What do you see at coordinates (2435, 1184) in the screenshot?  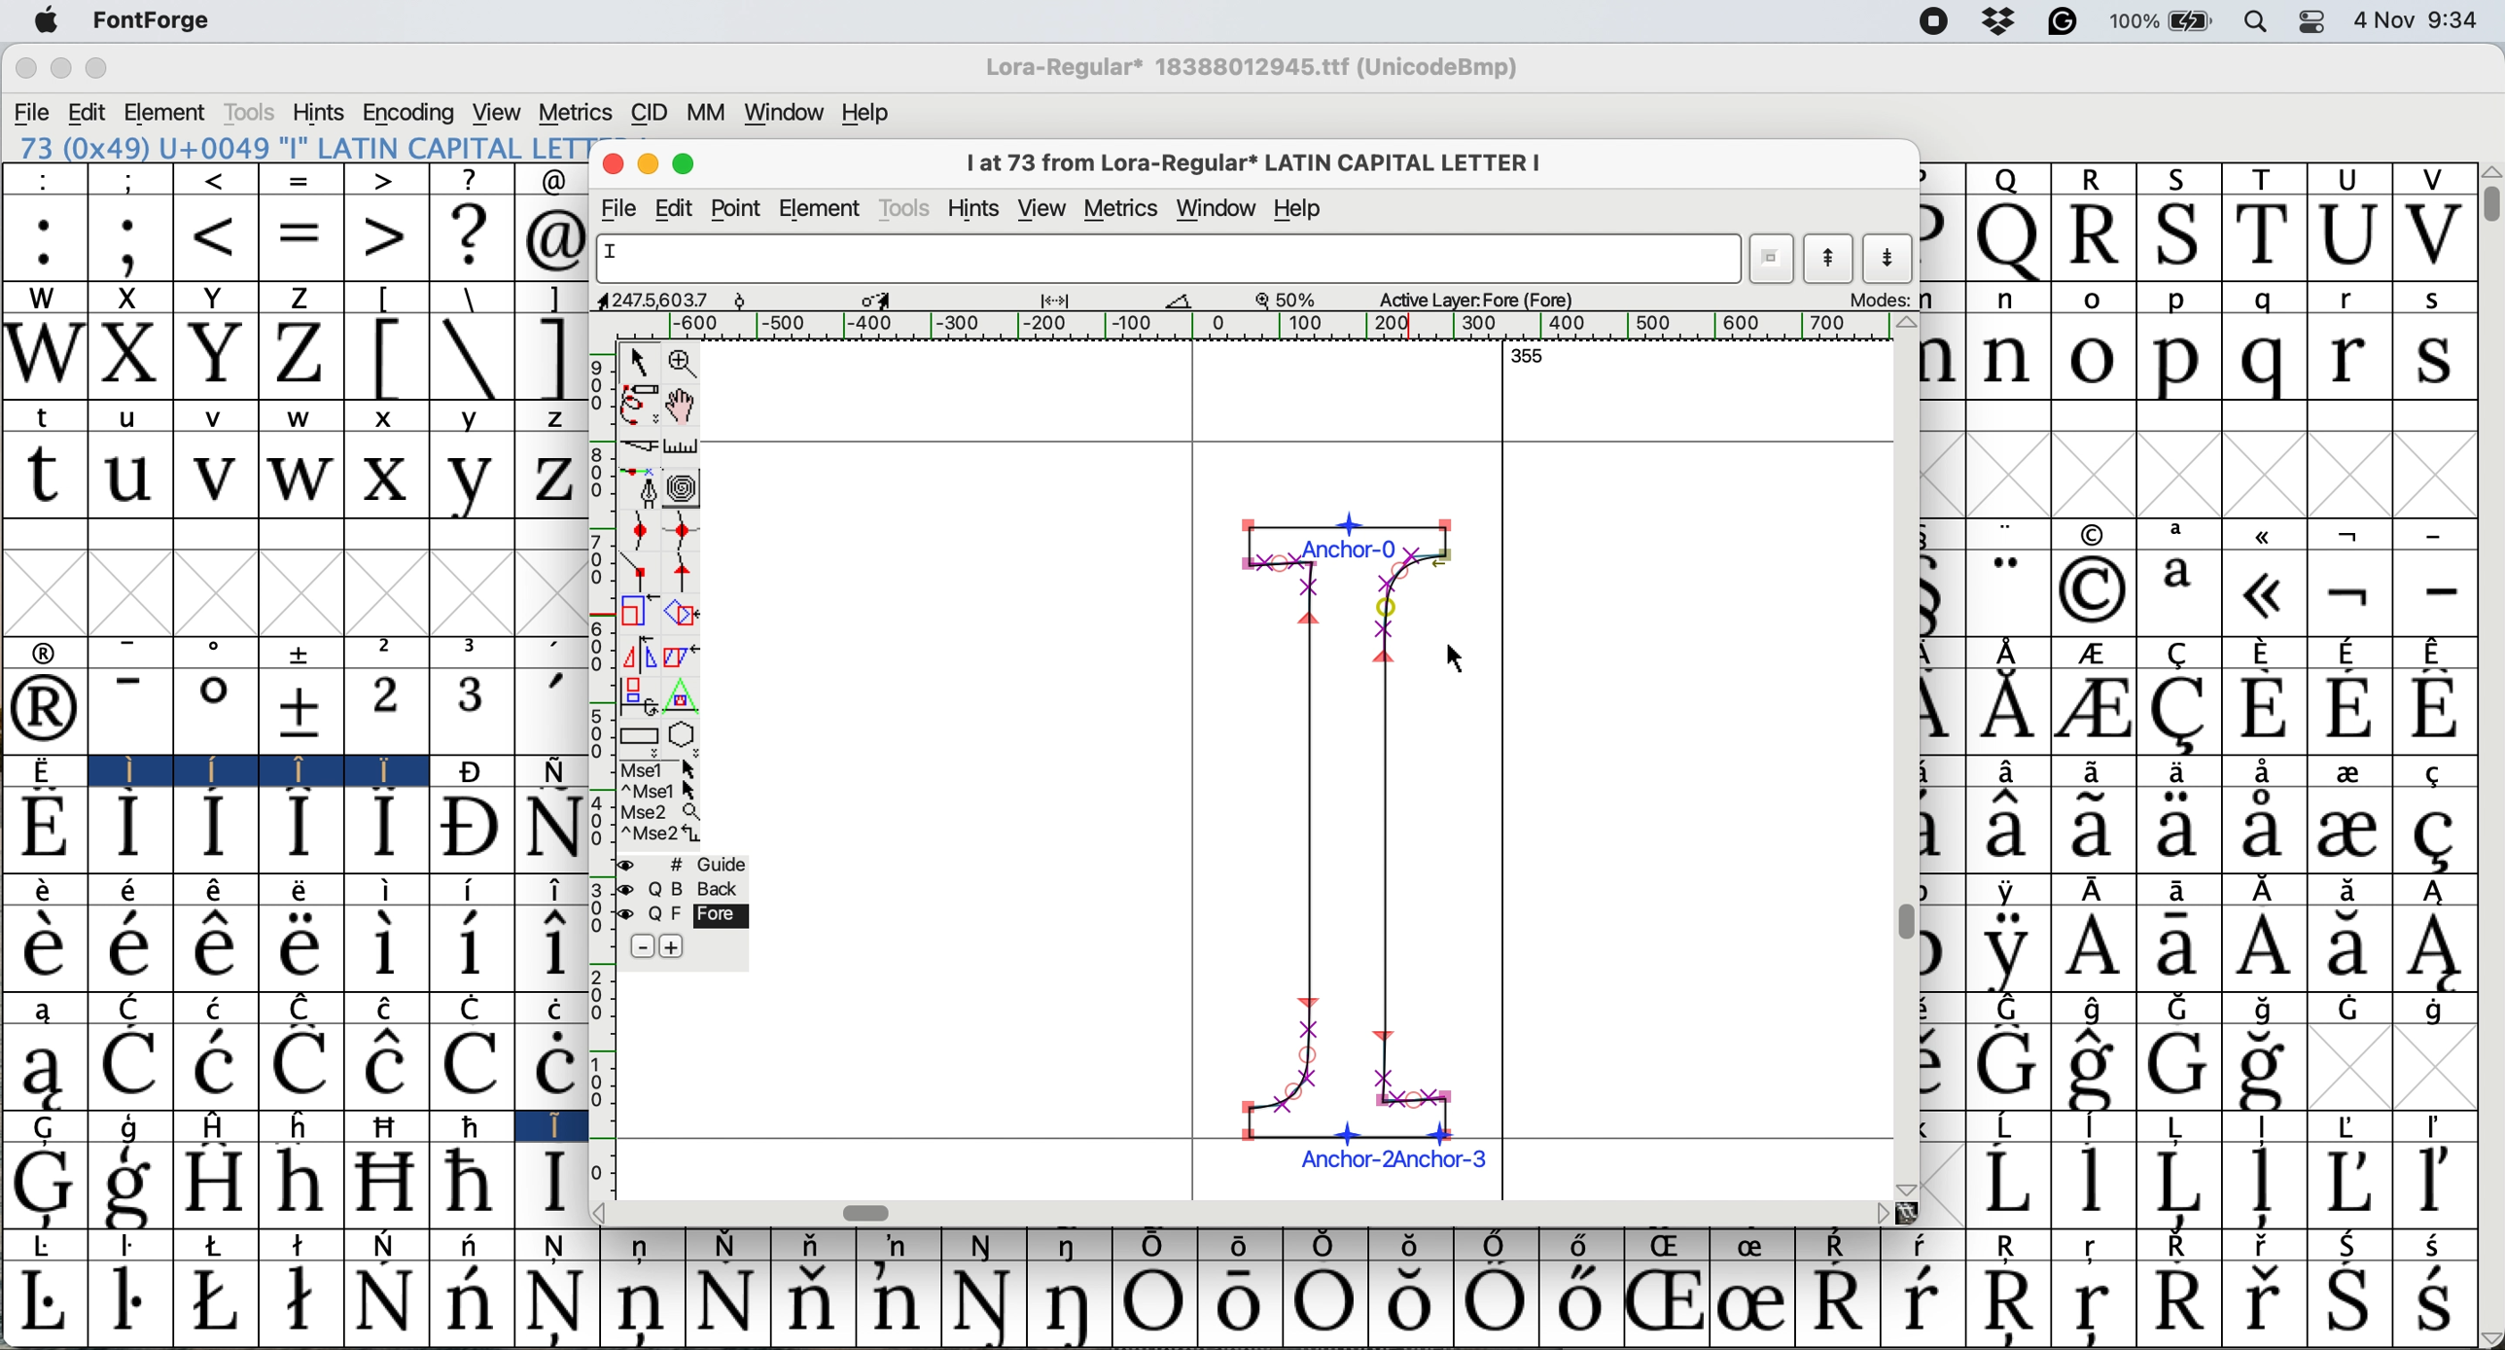 I see `Symbol` at bounding box center [2435, 1184].